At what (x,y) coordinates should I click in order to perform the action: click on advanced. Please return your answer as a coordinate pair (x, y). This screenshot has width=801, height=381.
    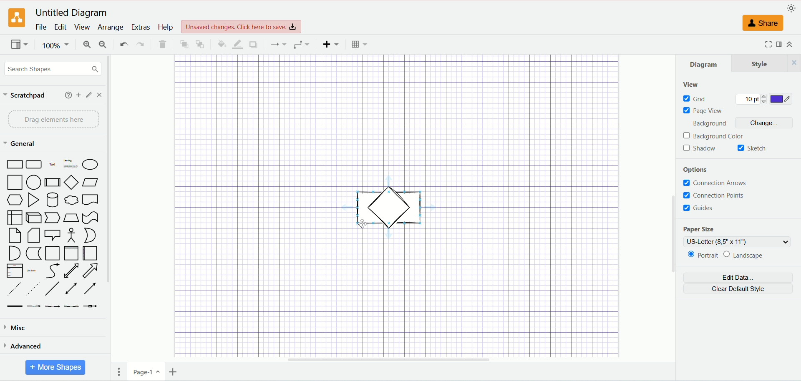
    Looking at the image, I should click on (26, 348).